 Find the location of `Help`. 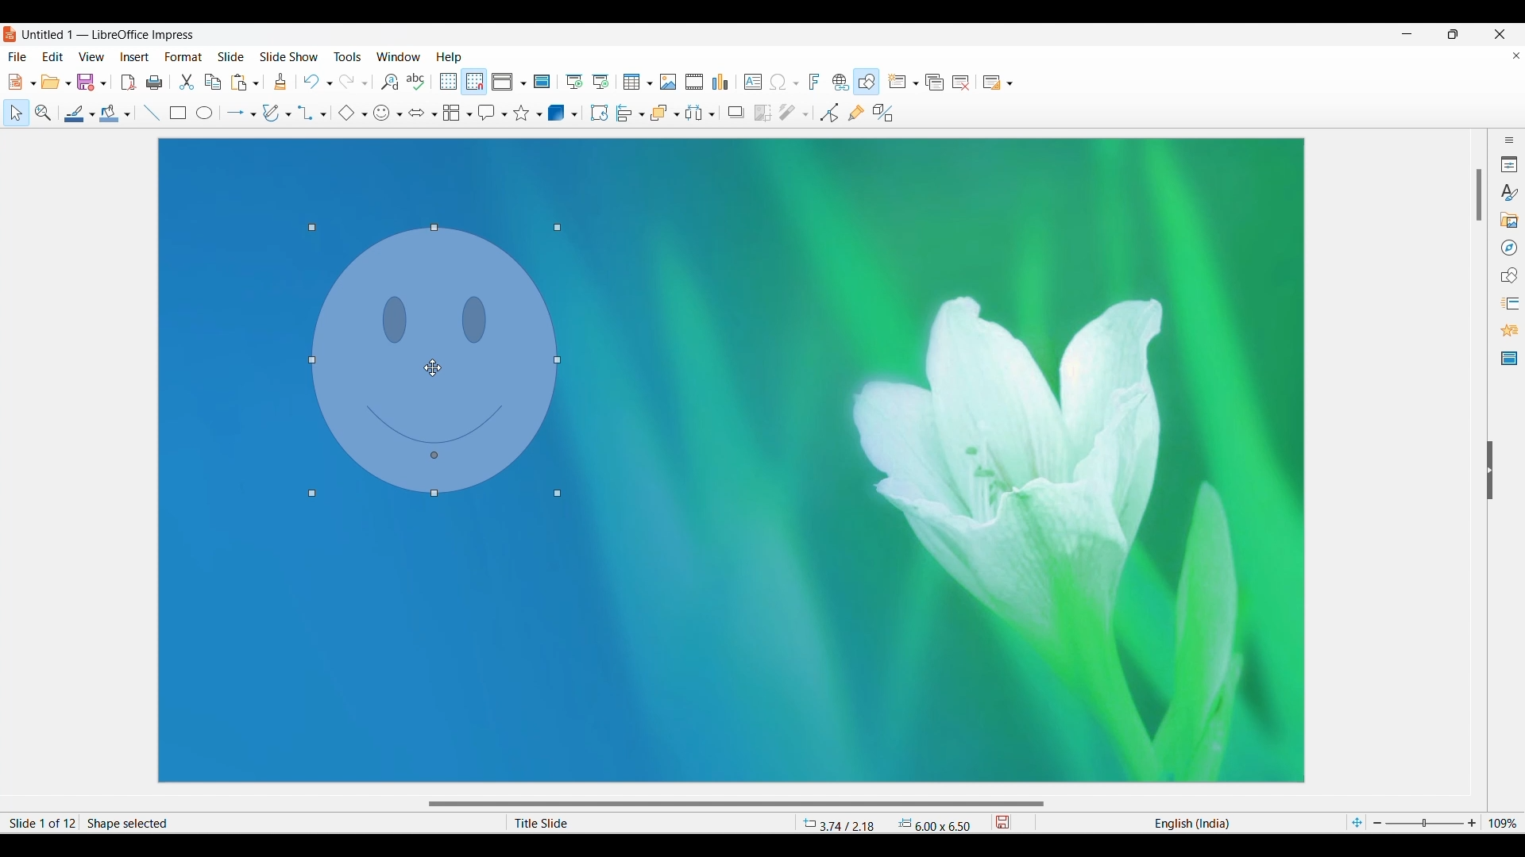

Help is located at coordinates (448, 57).